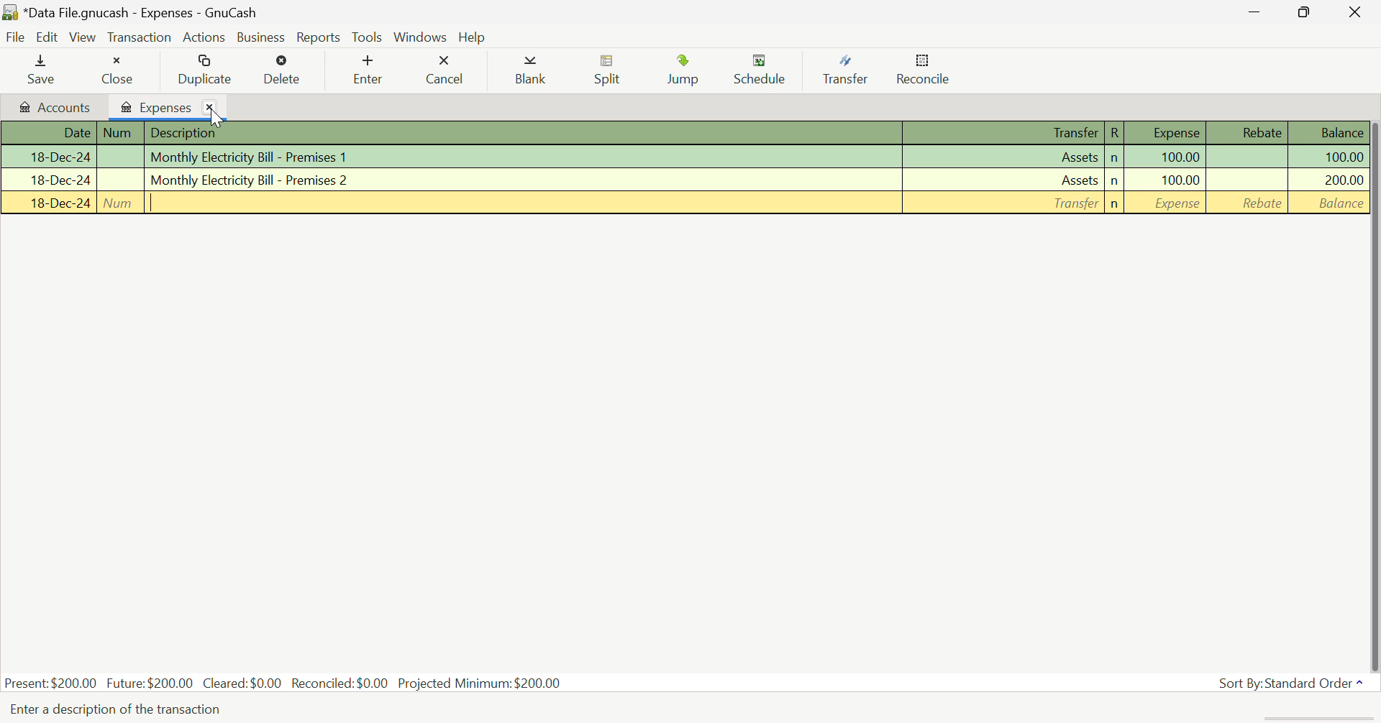 This screenshot has height=723, width=1381. What do you see at coordinates (1306, 12) in the screenshot?
I see `Minimize Window` at bounding box center [1306, 12].